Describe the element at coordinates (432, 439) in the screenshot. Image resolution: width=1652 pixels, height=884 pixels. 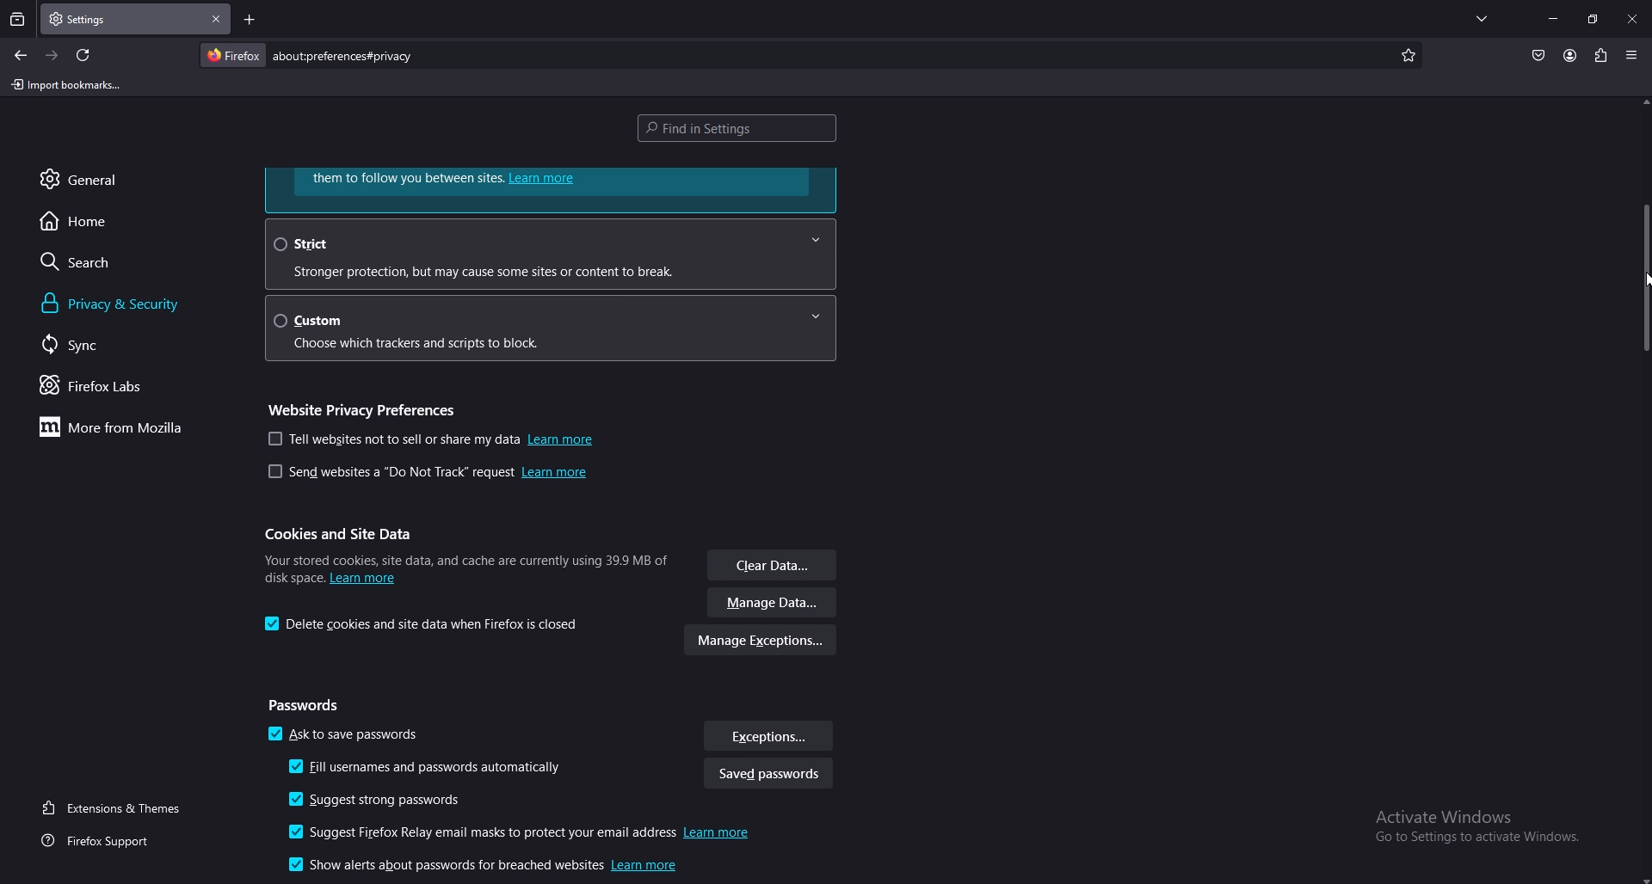
I see `tell websites not to sell my data` at that location.